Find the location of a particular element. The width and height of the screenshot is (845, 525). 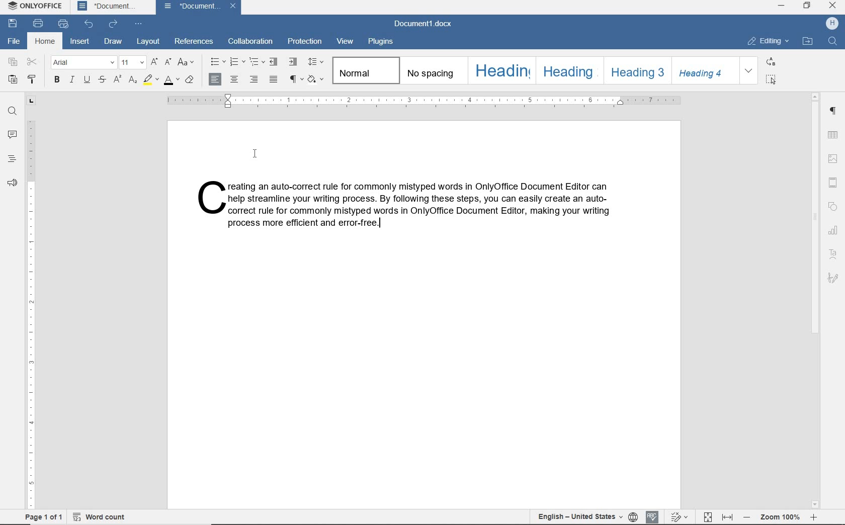

ALIGN CENTER is located at coordinates (236, 79).